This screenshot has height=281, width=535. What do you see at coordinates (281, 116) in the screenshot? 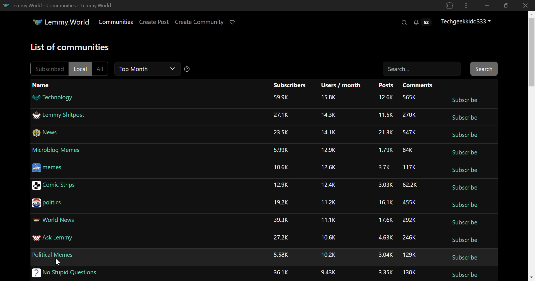
I see `Amount` at bounding box center [281, 116].